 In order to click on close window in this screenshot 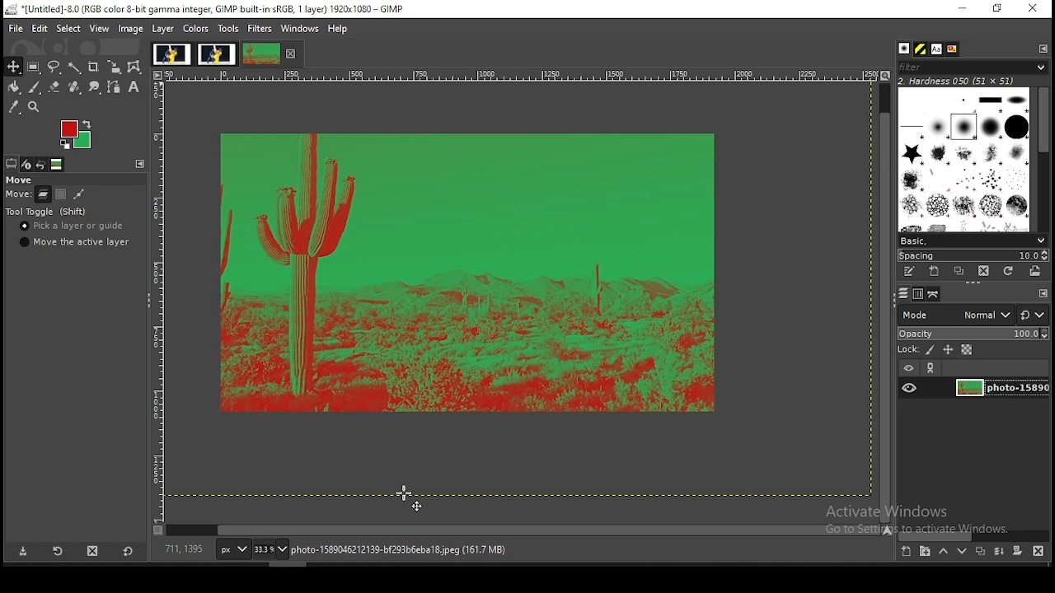, I will do `click(1032, 8)`.